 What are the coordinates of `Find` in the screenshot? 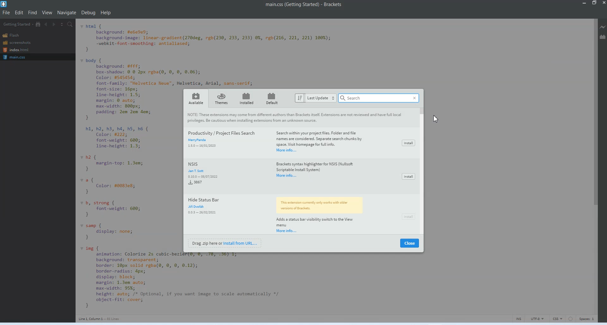 It's located at (33, 12).